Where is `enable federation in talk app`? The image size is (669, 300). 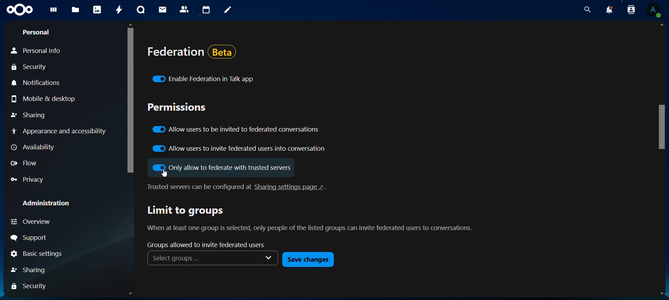 enable federation in talk app is located at coordinates (204, 79).